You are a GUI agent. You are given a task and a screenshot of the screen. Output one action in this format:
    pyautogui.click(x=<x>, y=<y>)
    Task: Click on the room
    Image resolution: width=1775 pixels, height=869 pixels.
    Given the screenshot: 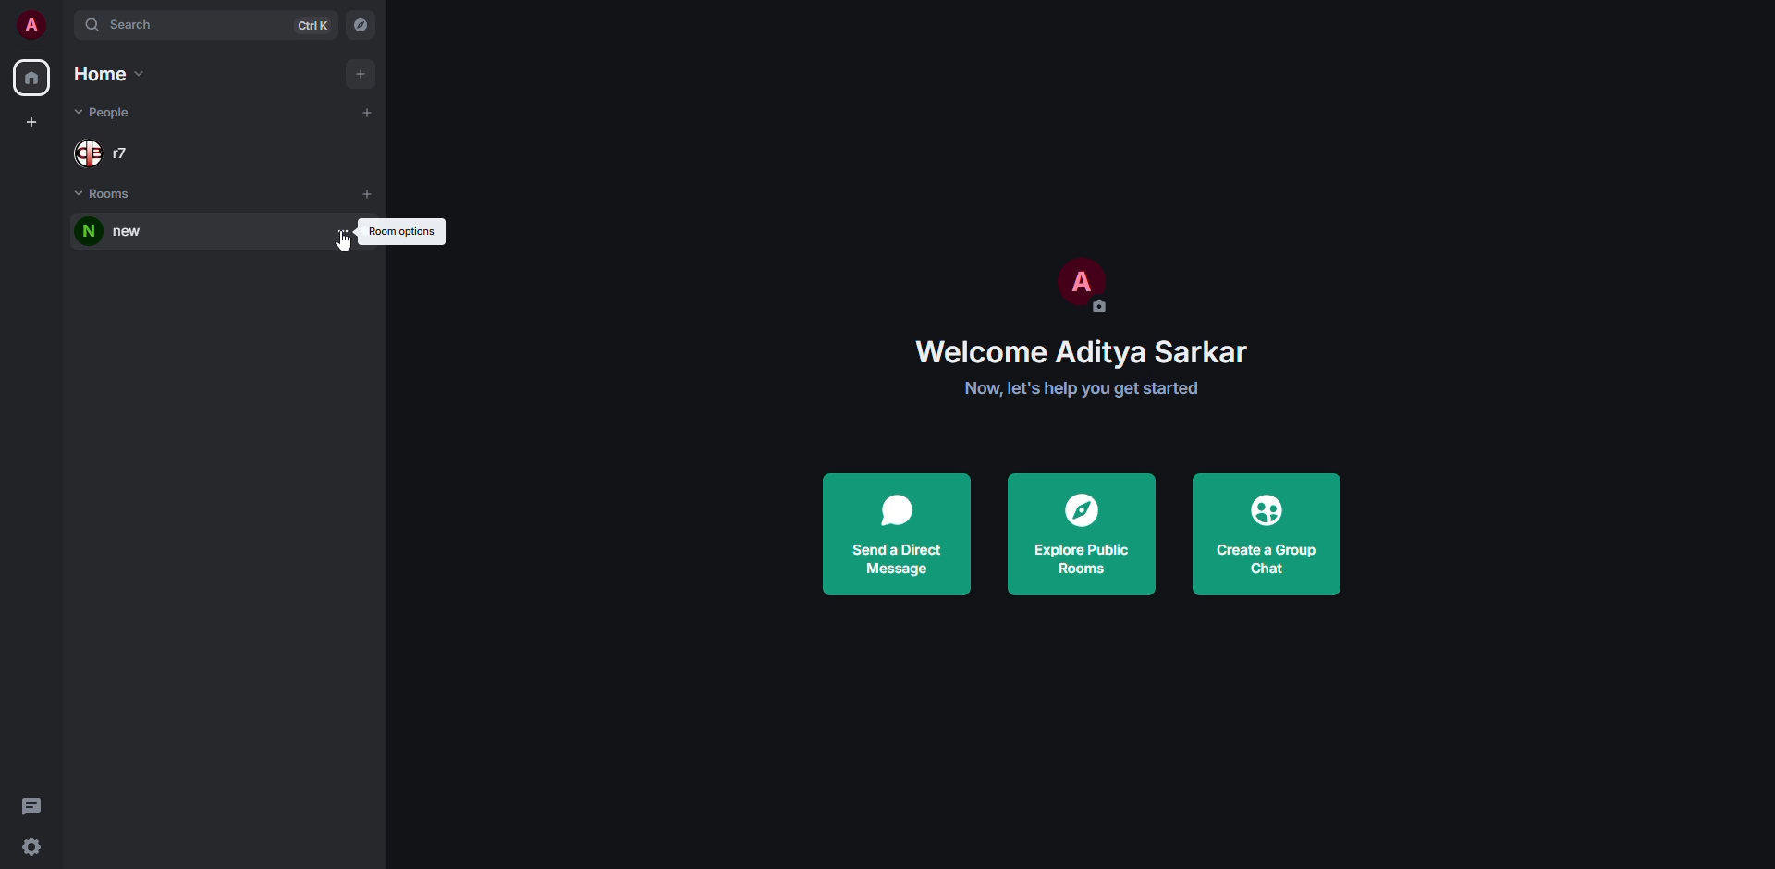 What is the action you would take?
    pyautogui.click(x=120, y=232)
    